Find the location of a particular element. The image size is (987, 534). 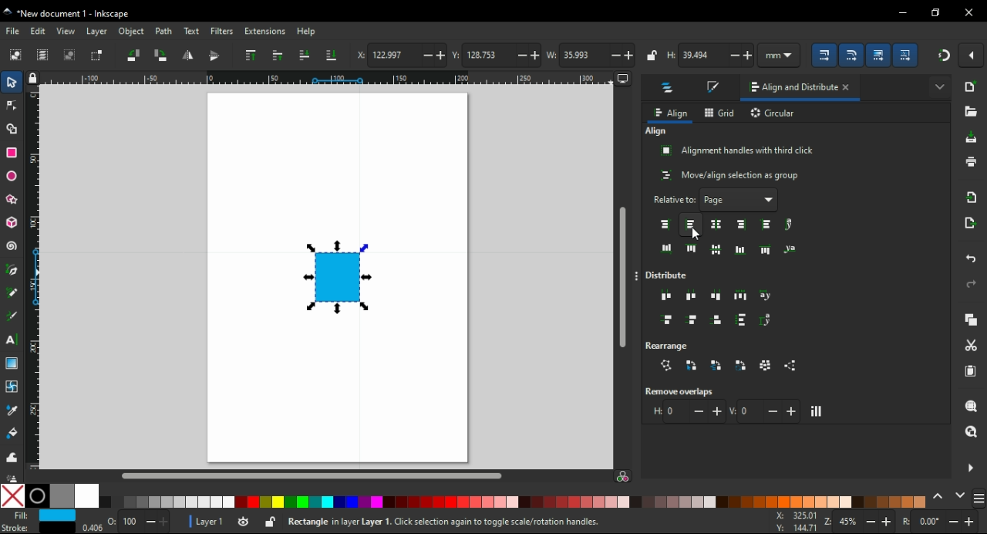

object rotate 90 CCW is located at coordinates (136, 55).